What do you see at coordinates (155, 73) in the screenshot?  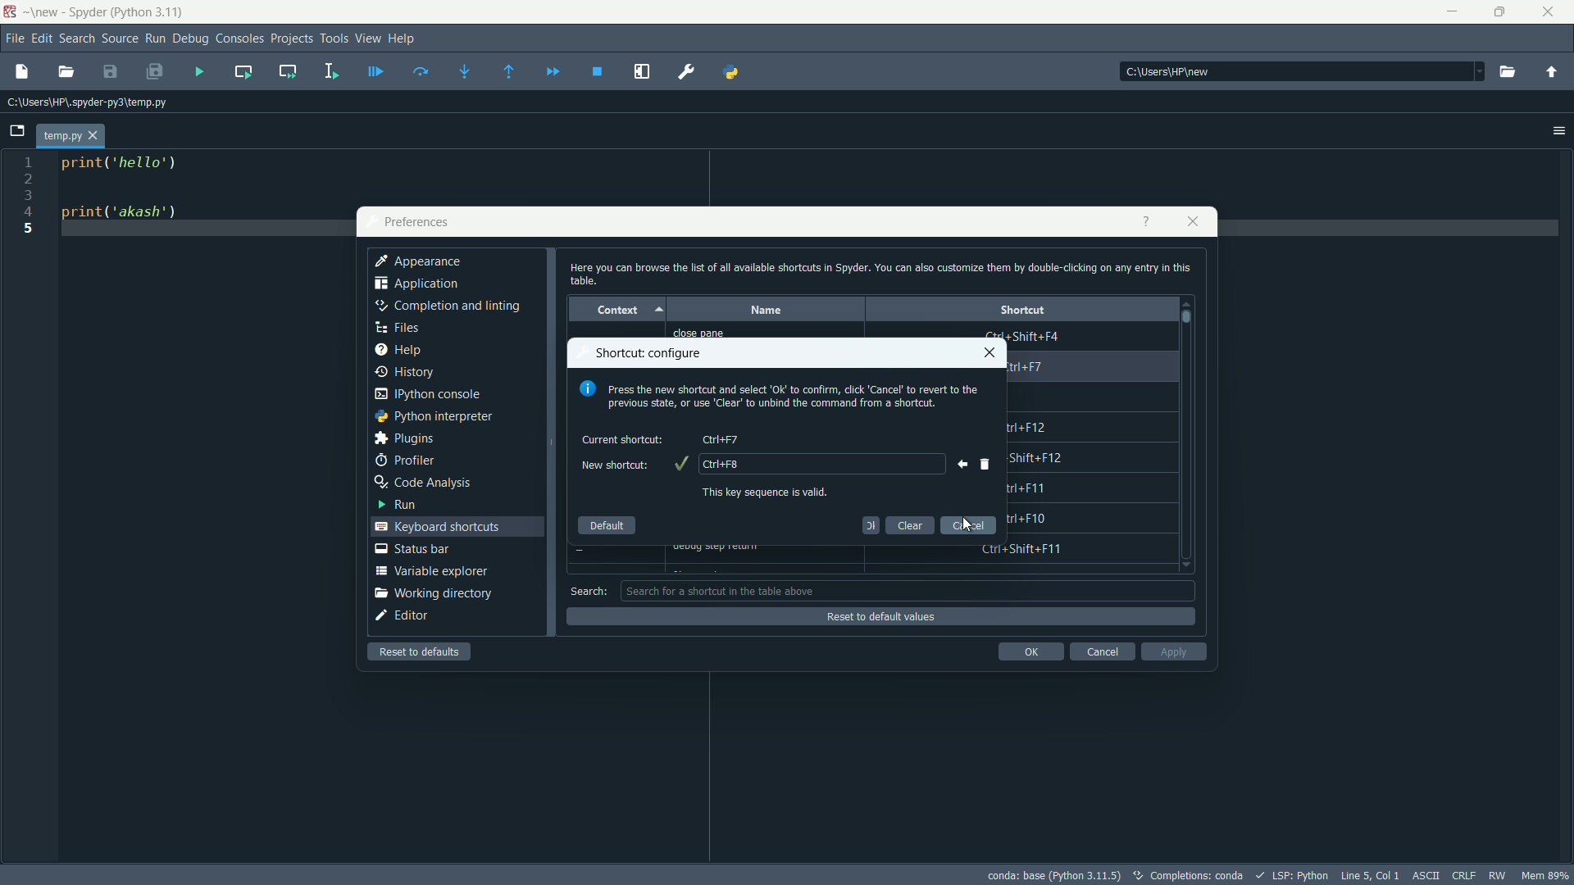 I see `save all files` at bounding box center [155, 73].